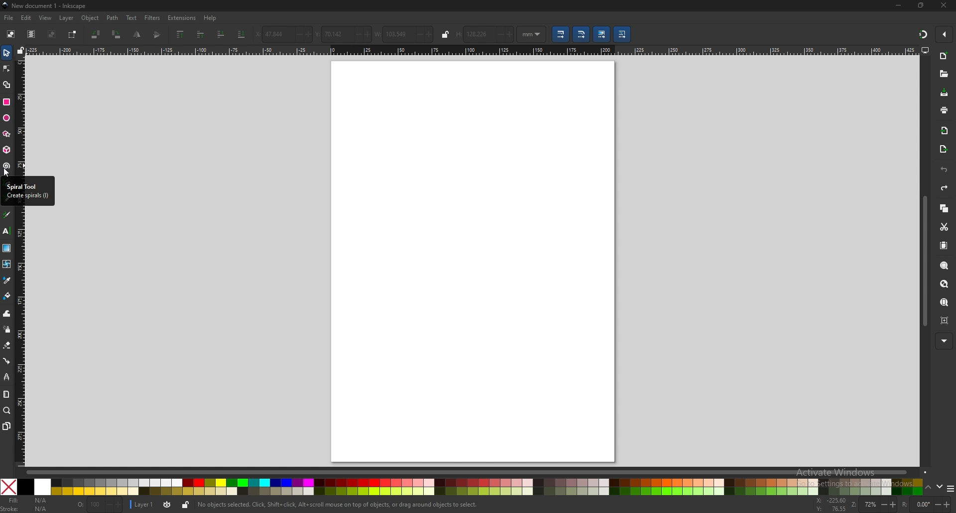 The image size is (956, 513). Describe the element at coordinates (183, 17) in the screenshot. I see `extensions` at that location.